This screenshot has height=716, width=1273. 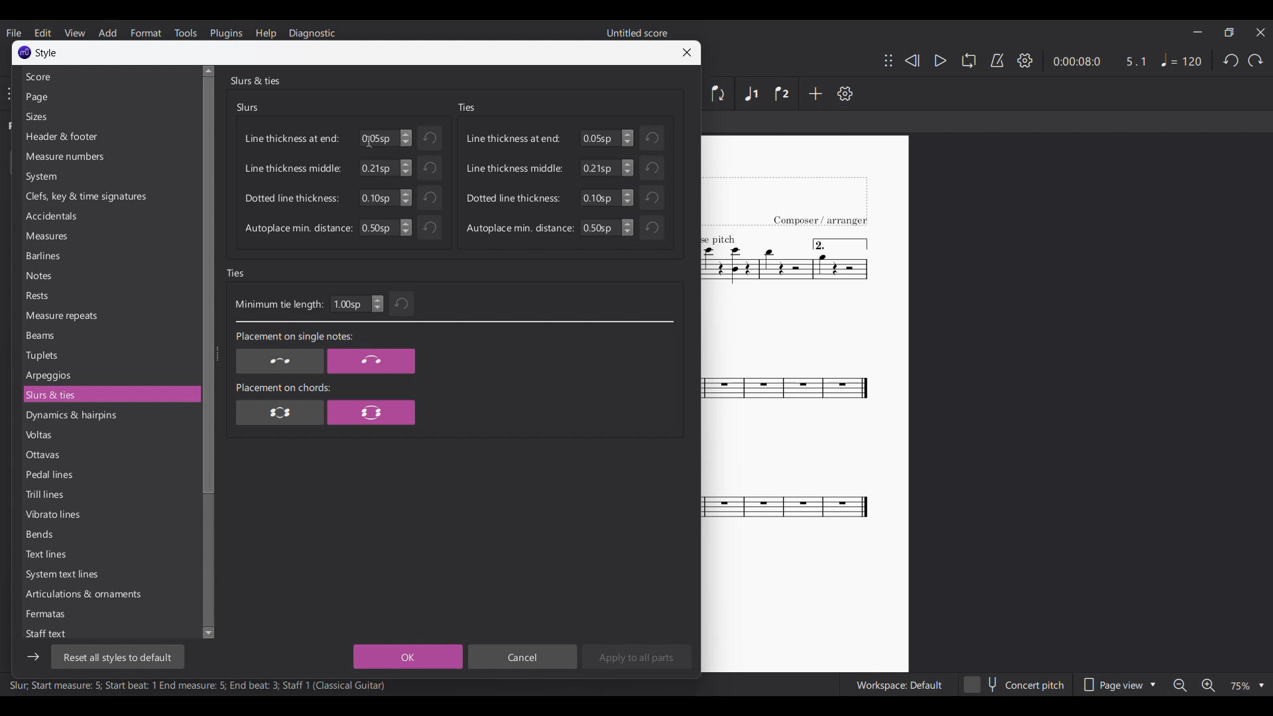 What do you see at coordinates (377, 227) in the screenshot?
I see `` at bounding box center [377, 227].